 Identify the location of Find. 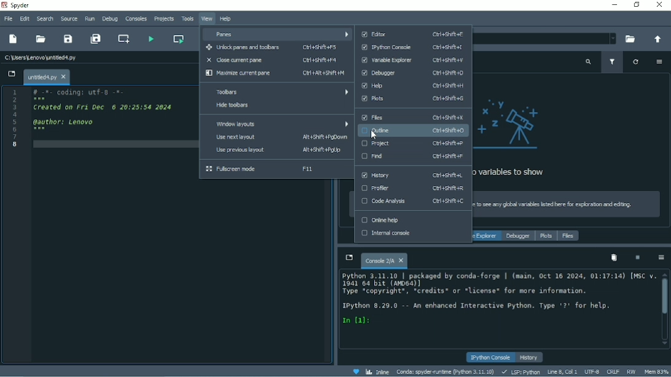
(414, 157).